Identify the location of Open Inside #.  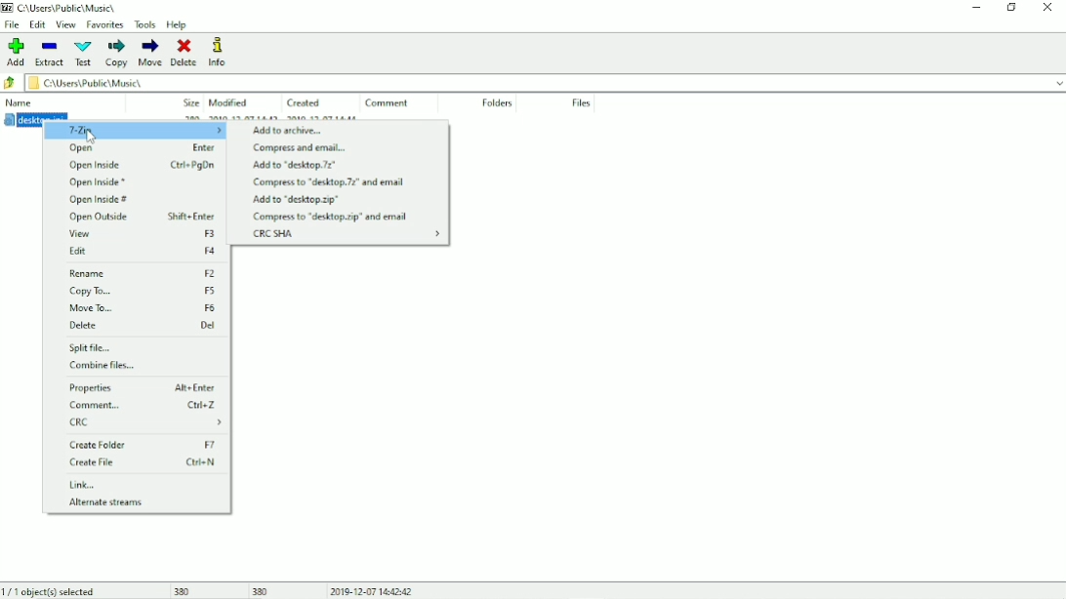
(102, 200).